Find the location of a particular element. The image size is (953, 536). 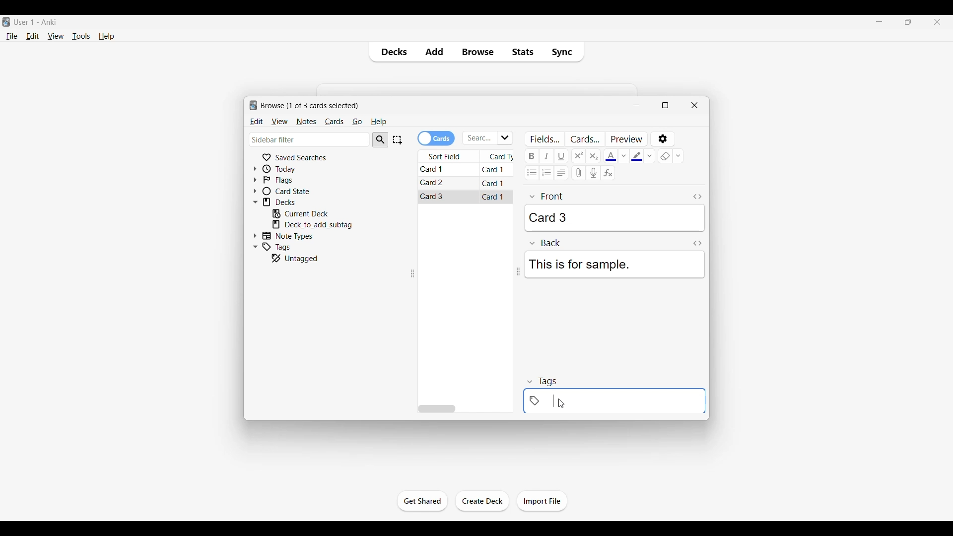

Customize fields is located at coordinates (545, 139).